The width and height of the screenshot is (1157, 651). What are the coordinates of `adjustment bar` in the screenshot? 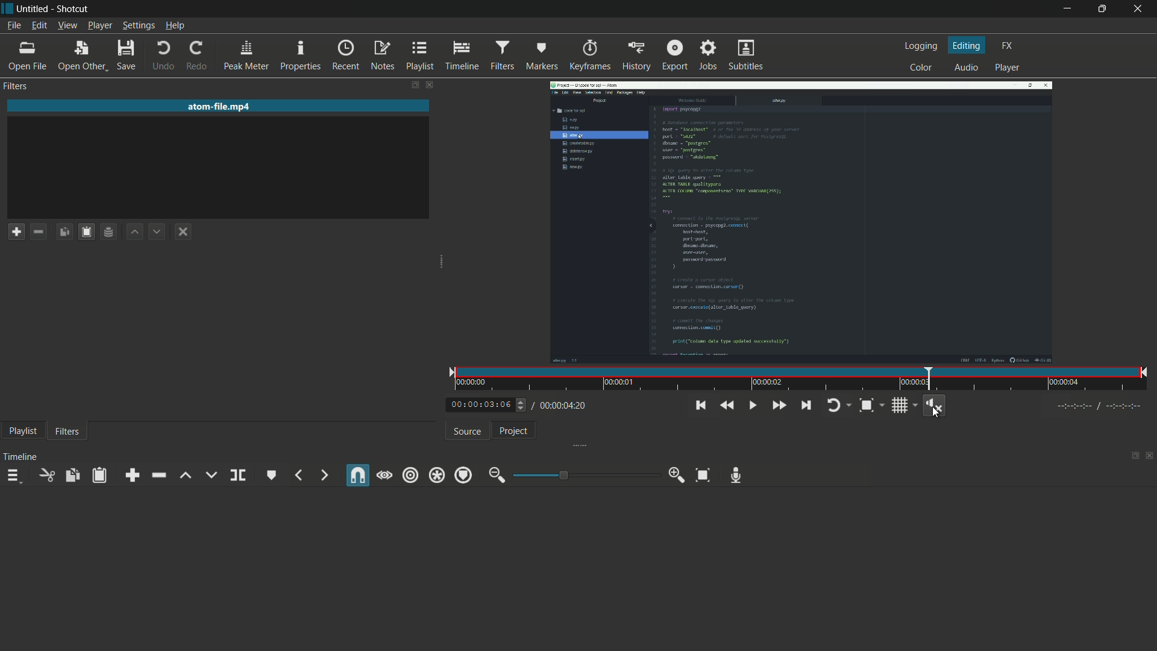 It's located at (585, 476).